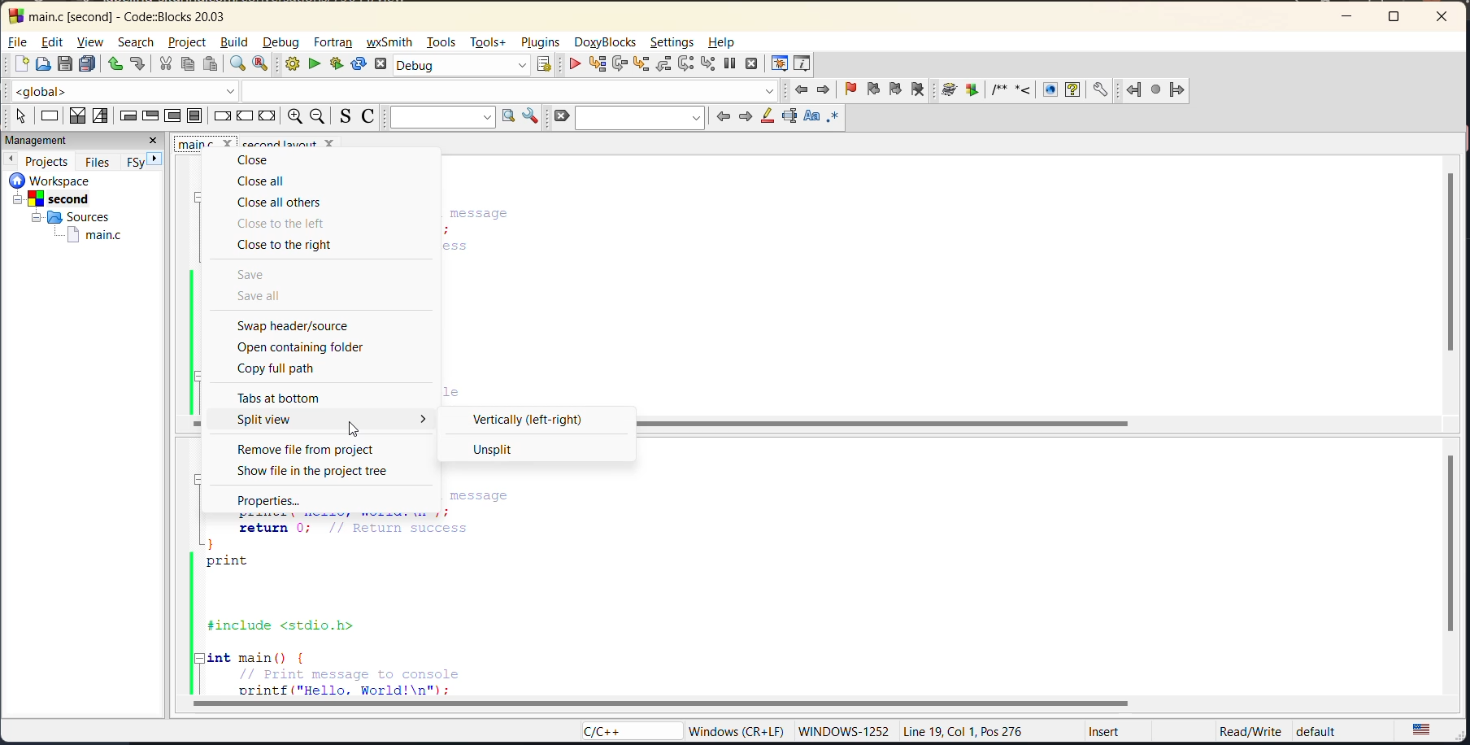 This screenshot has width=1470, height=745. I want to click on fortran, so click(337, 42).